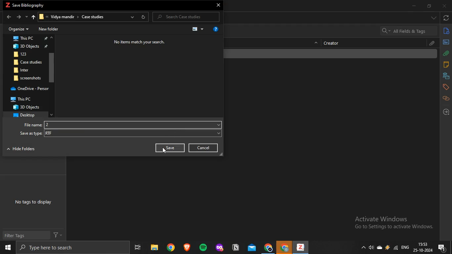 The width and height of the screenshot is (452, 254). Describe the element at coordinates (51, 29) in the screenshot. I see `New folder` at that location.